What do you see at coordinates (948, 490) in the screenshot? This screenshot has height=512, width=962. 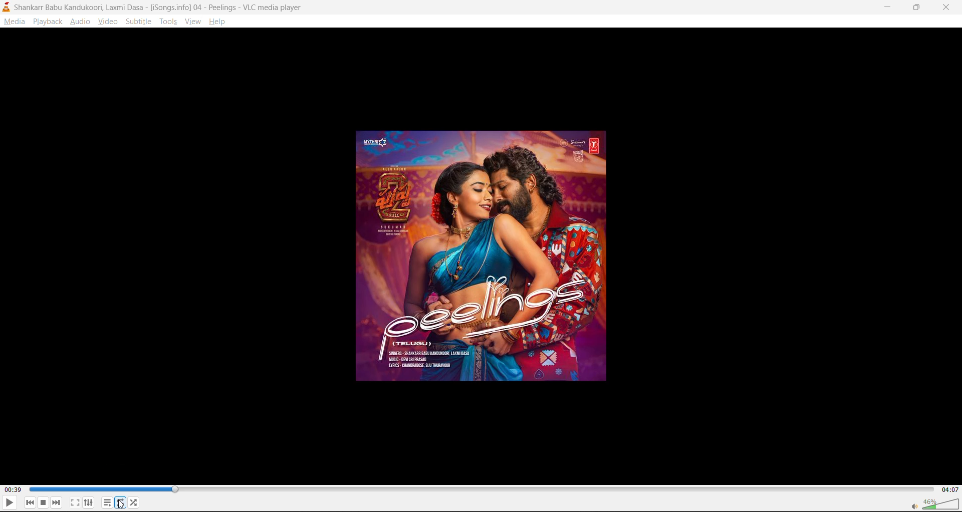 I see `04:07` at bounding box center [948, 490].